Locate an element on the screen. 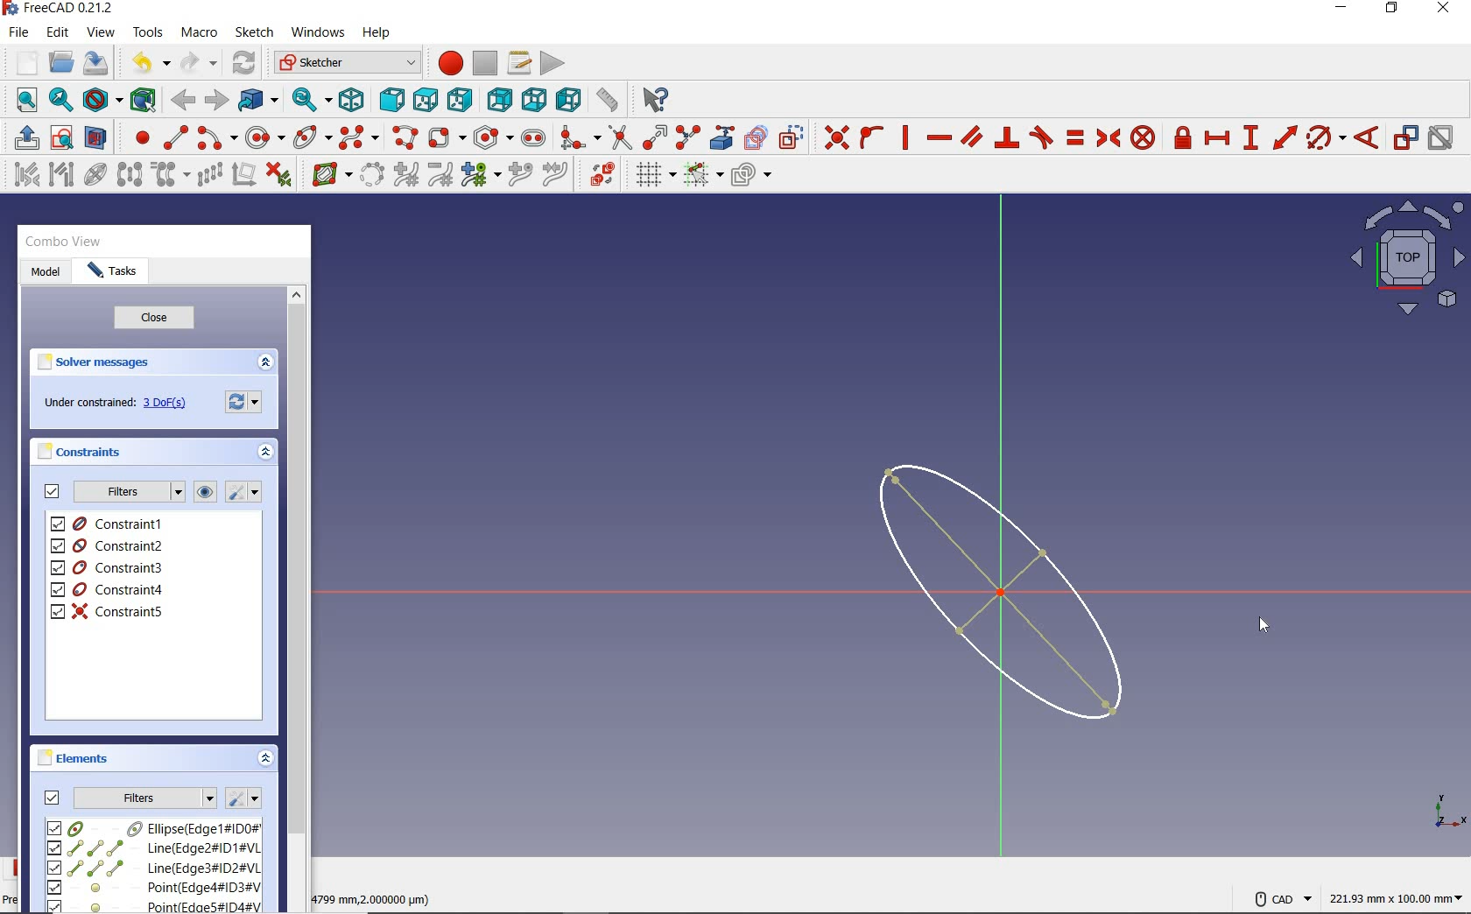  save is located at coordinates (95, 63).